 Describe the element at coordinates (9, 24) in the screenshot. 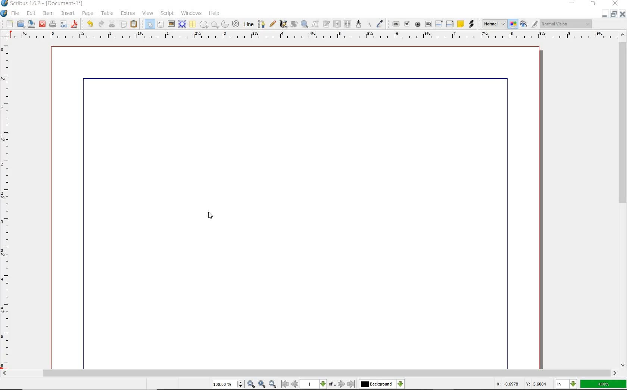

I see `NEW` at that location.